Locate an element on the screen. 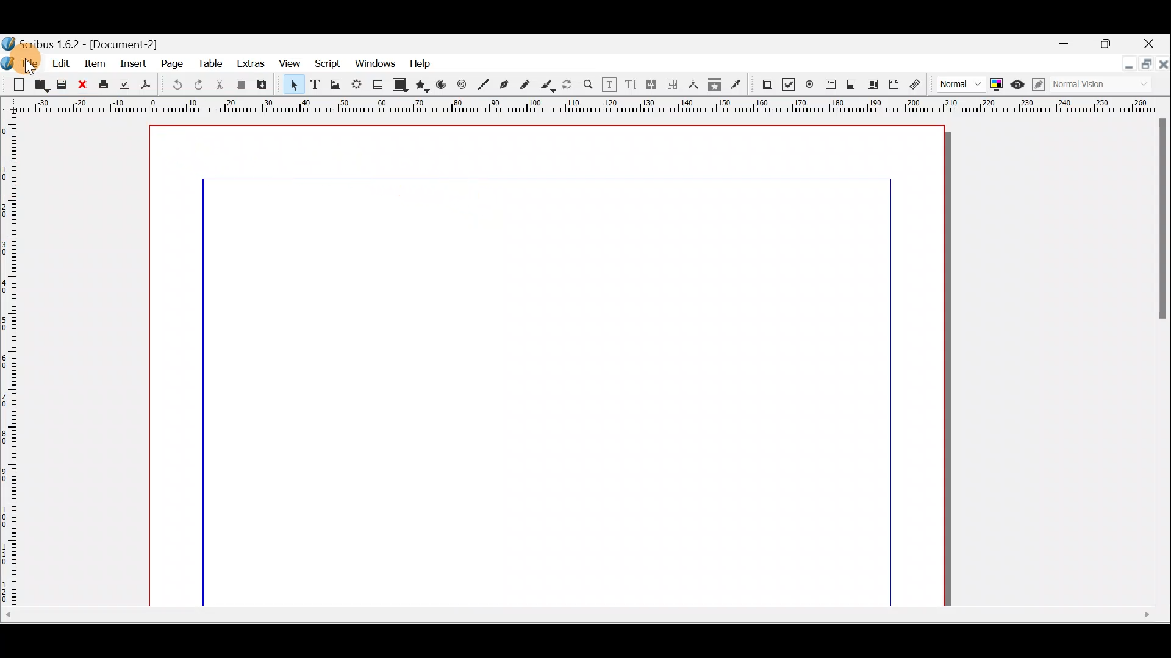 The width and height of the screenshot is (1171, 658). PDF text field is located at coordinates (831, 86).